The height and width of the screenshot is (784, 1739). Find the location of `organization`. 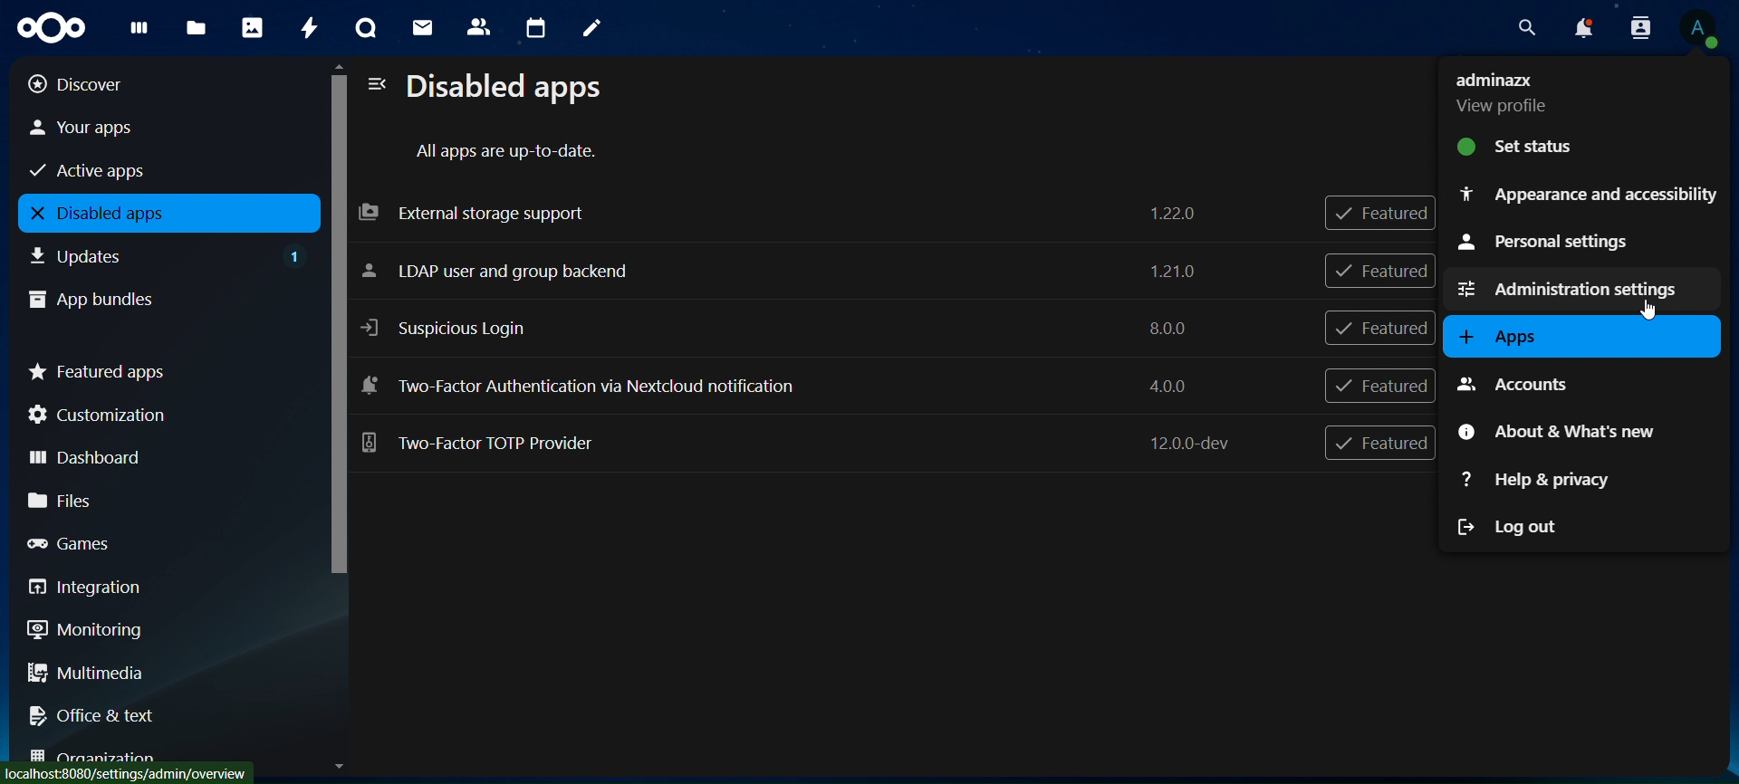

organization is located at coordinates (163, 759).